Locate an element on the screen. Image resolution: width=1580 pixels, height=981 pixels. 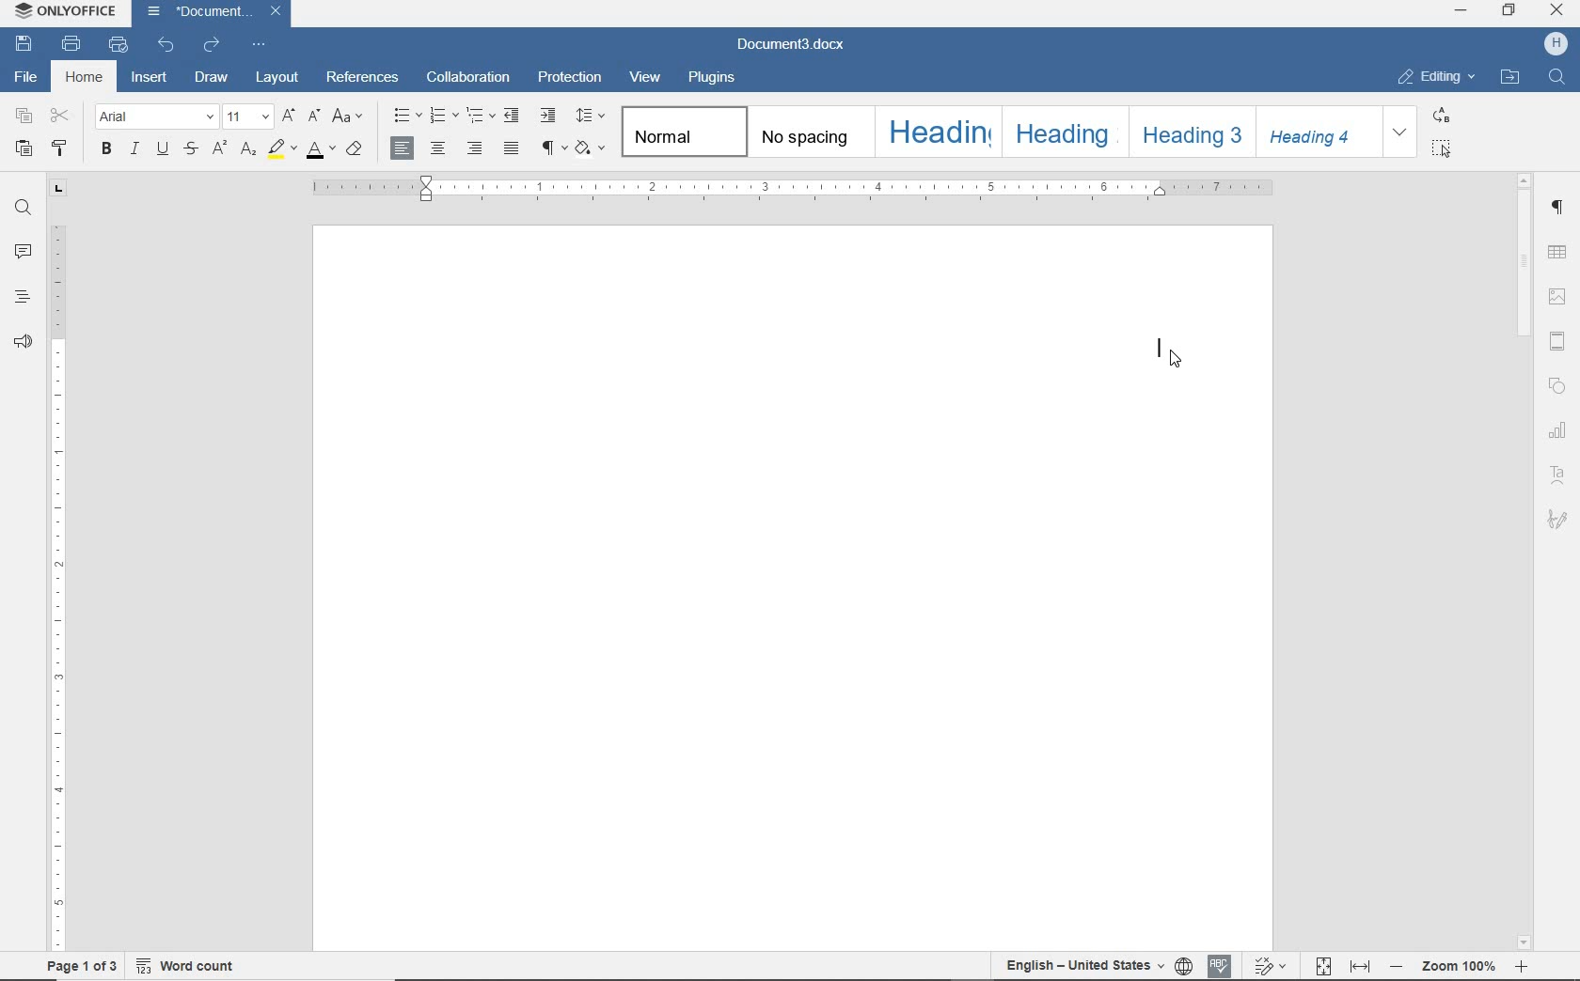
STRIKETHROUGH is located at coordinates (191, 150).